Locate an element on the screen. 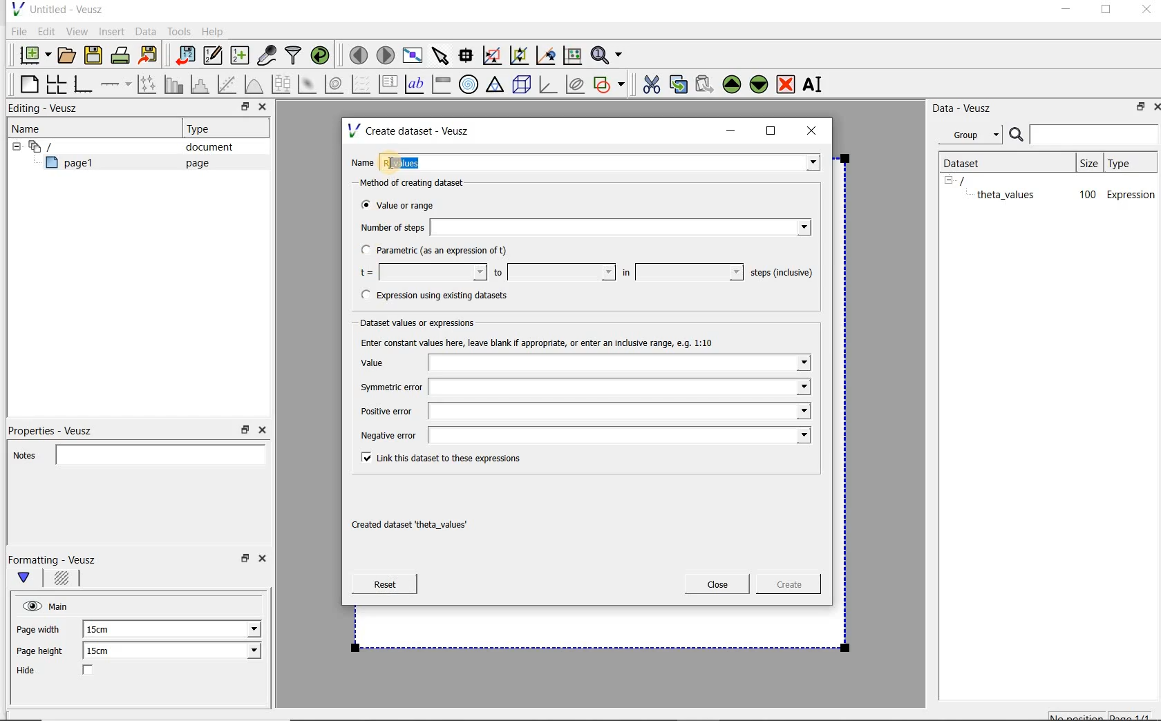  Name is located at coordinates (363, 161).